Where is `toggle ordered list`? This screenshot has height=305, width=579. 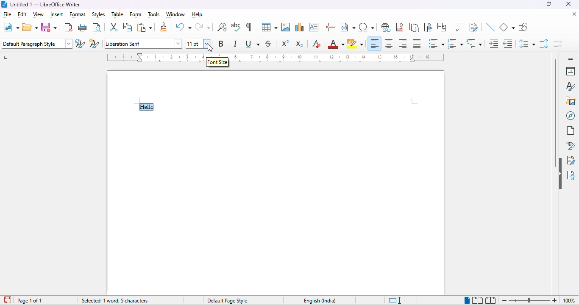
toggle ordered list is located at coordinates (455, 43).